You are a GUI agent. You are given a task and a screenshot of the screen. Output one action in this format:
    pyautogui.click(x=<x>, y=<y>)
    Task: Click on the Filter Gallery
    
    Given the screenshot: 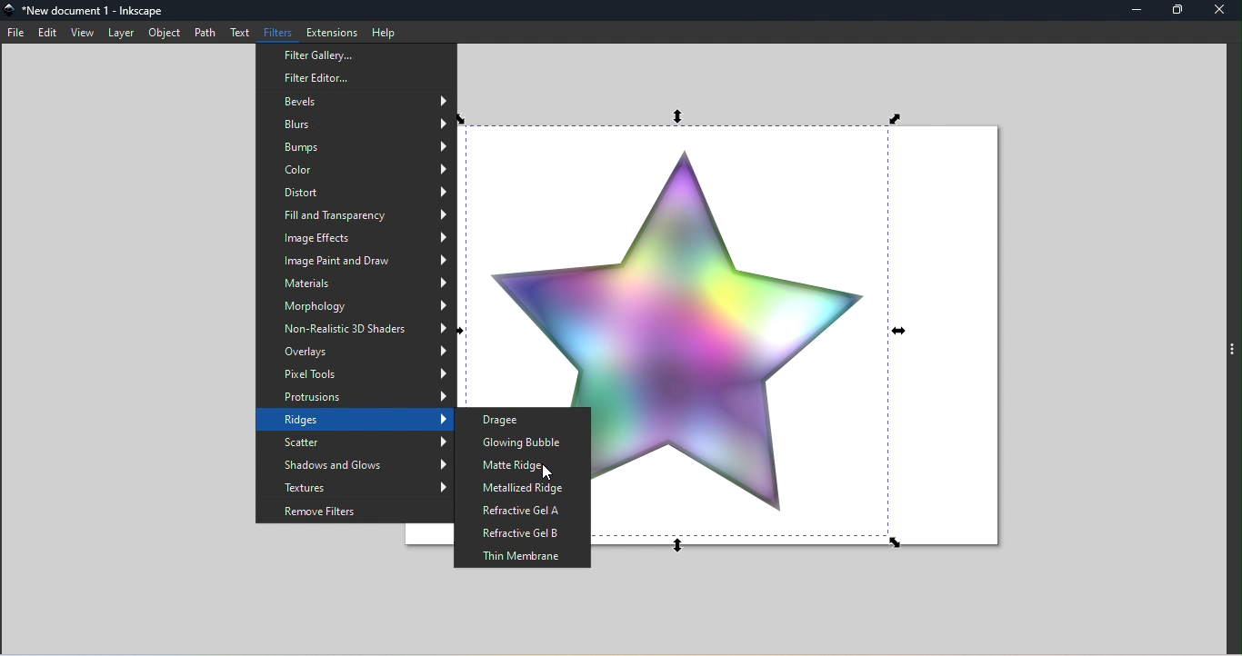 What is the action you would take?
    pyautogui.click(x=356, y=55)
    